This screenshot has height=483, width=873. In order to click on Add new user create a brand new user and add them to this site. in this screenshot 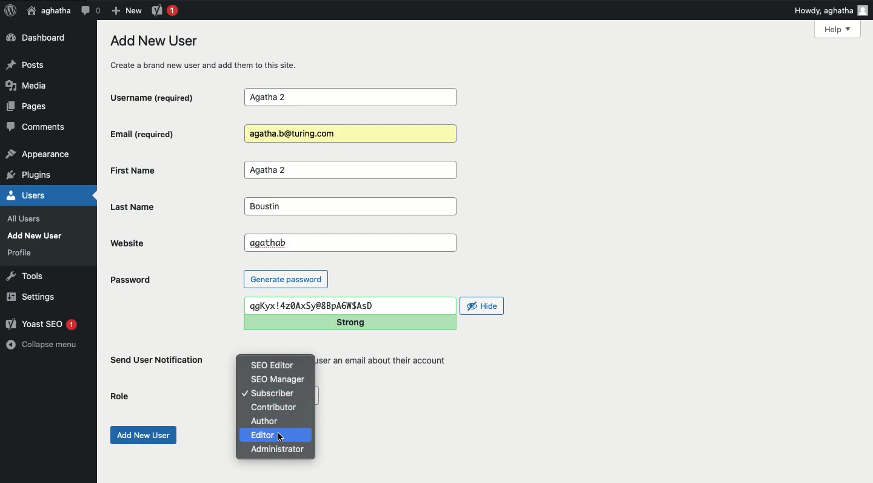, I will do `click(210, 52)`.